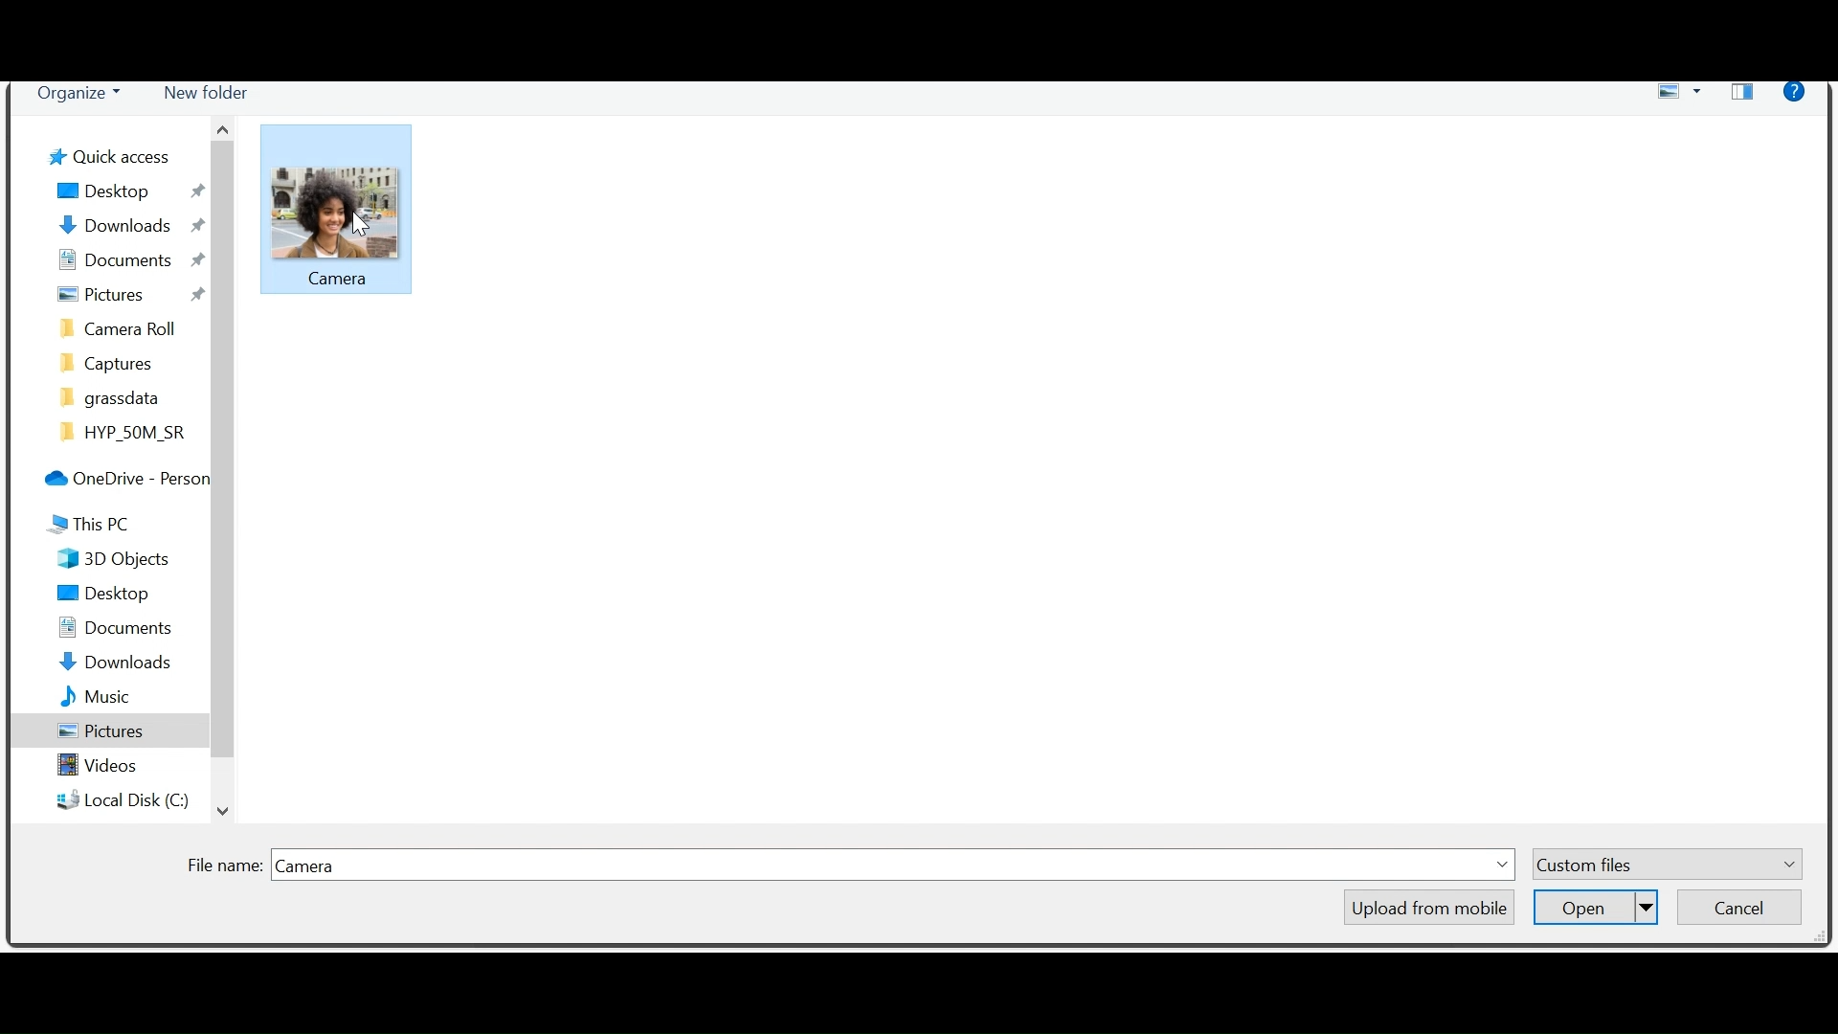 This screenshot has width=1838, height=1034. I want to click on Quick Desktop Access, so click(110, 159).